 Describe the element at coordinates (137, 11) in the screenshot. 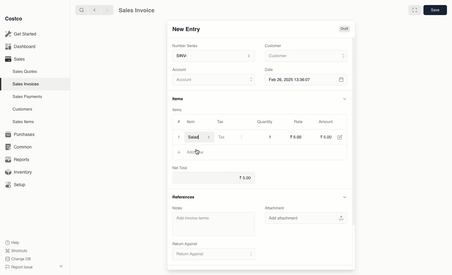

I see `Sales Invoice` at that location.